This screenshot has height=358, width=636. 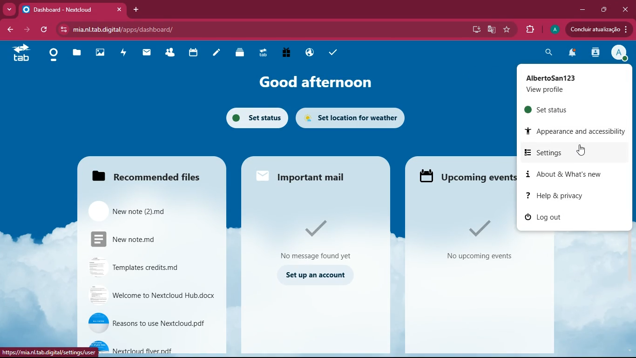 What do you see at coordinates (12, 29) in the screenshot?
I see `back` at bounding box center [12, 29].